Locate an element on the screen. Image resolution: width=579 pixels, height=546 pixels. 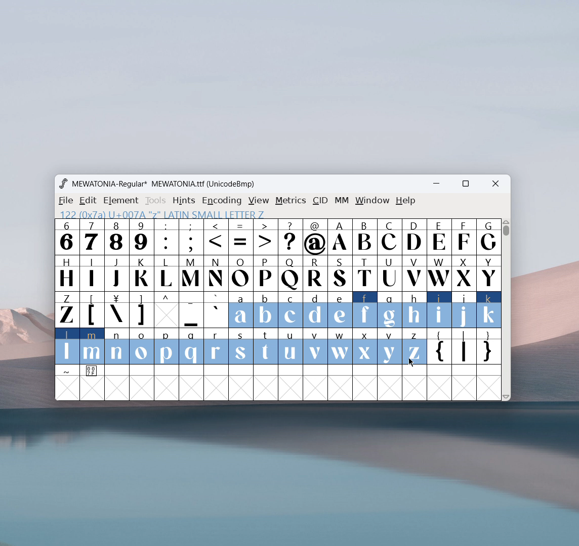
\ is located at coordinates (116, 310).